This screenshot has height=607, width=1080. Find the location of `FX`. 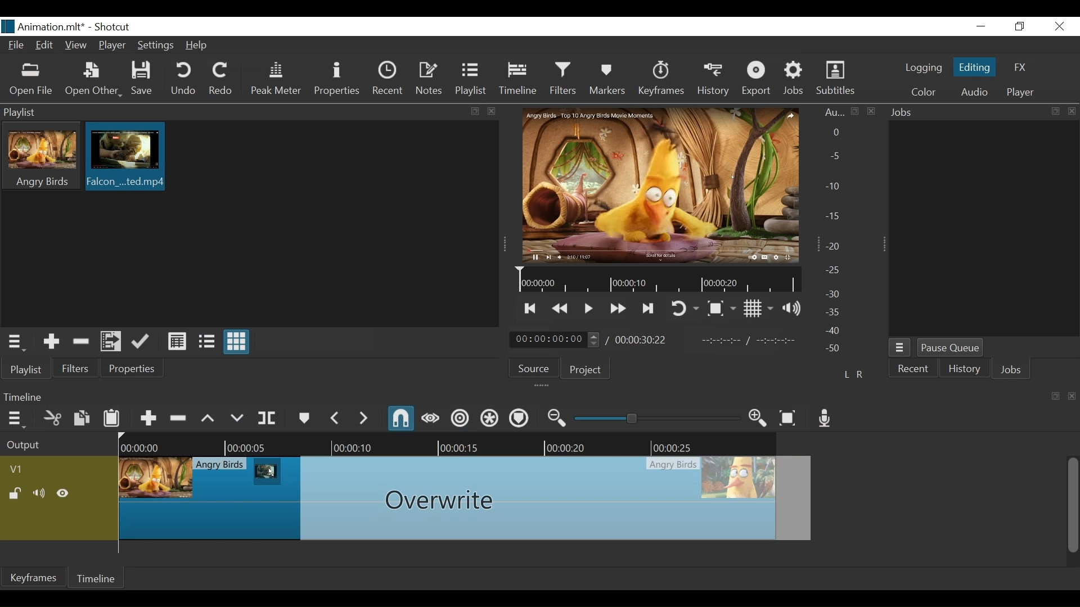

FX is located at coordinates (1020, 67).